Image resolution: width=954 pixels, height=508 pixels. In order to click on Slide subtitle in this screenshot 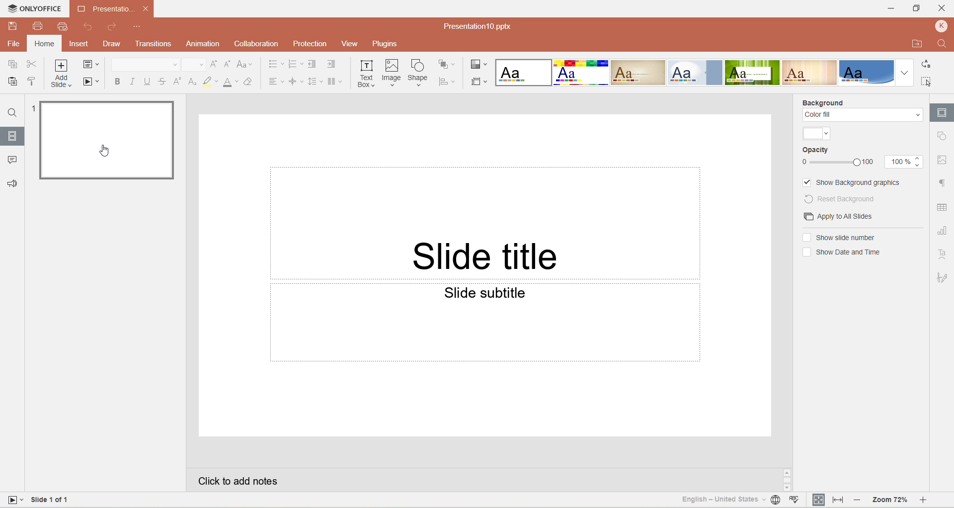, I will do `click(486, 323)`.